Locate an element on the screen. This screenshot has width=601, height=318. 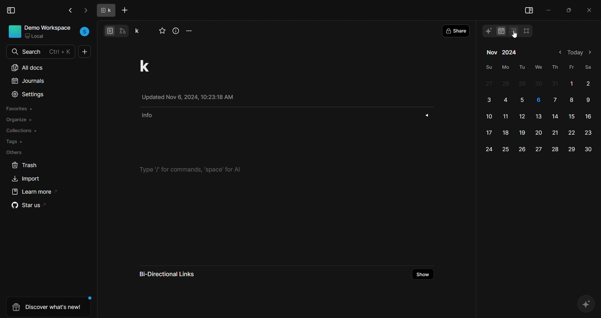
go next is located at coordinates (85, 10).